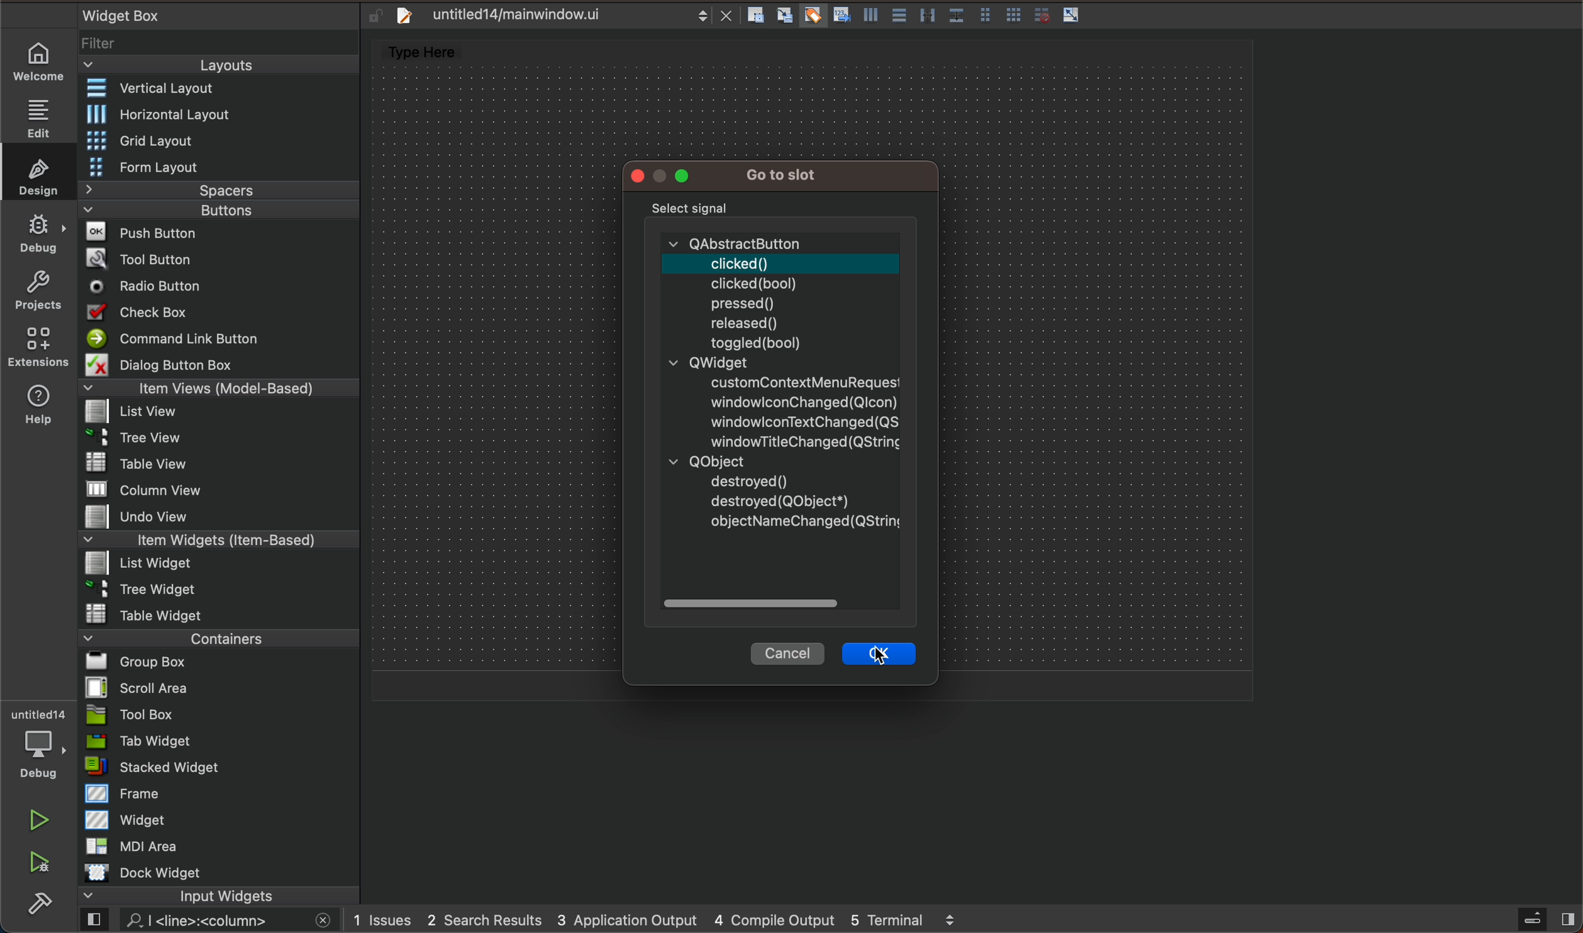 The image size is (1583, 933). Describe the element at coordinates (215, 641) in the screenshot. I see `containers` at that location.